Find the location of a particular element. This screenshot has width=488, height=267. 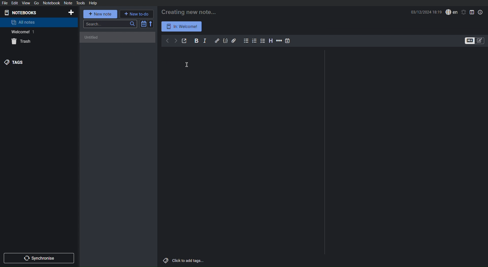

New note is located at coordinates (101, 14).